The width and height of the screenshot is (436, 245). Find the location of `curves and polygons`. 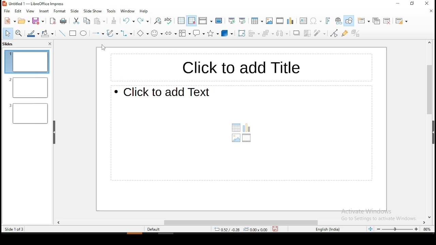

curves and polygons is located at coordinates (112, 33).